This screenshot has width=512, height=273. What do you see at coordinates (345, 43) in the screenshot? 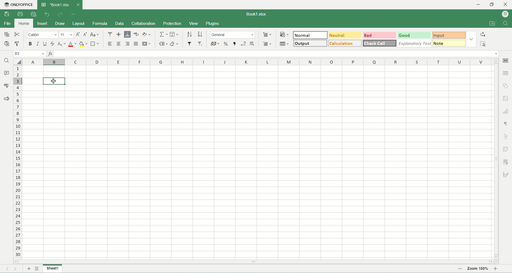
I see `calculation` at bounding box center [345, 43].